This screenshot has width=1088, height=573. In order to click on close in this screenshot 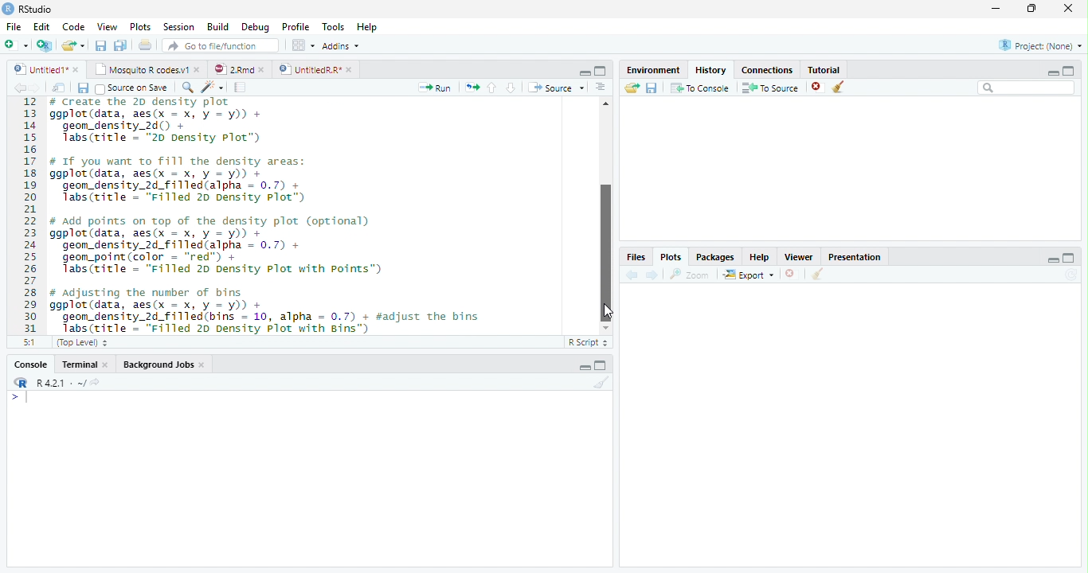, I will do `click(204, 366)`.